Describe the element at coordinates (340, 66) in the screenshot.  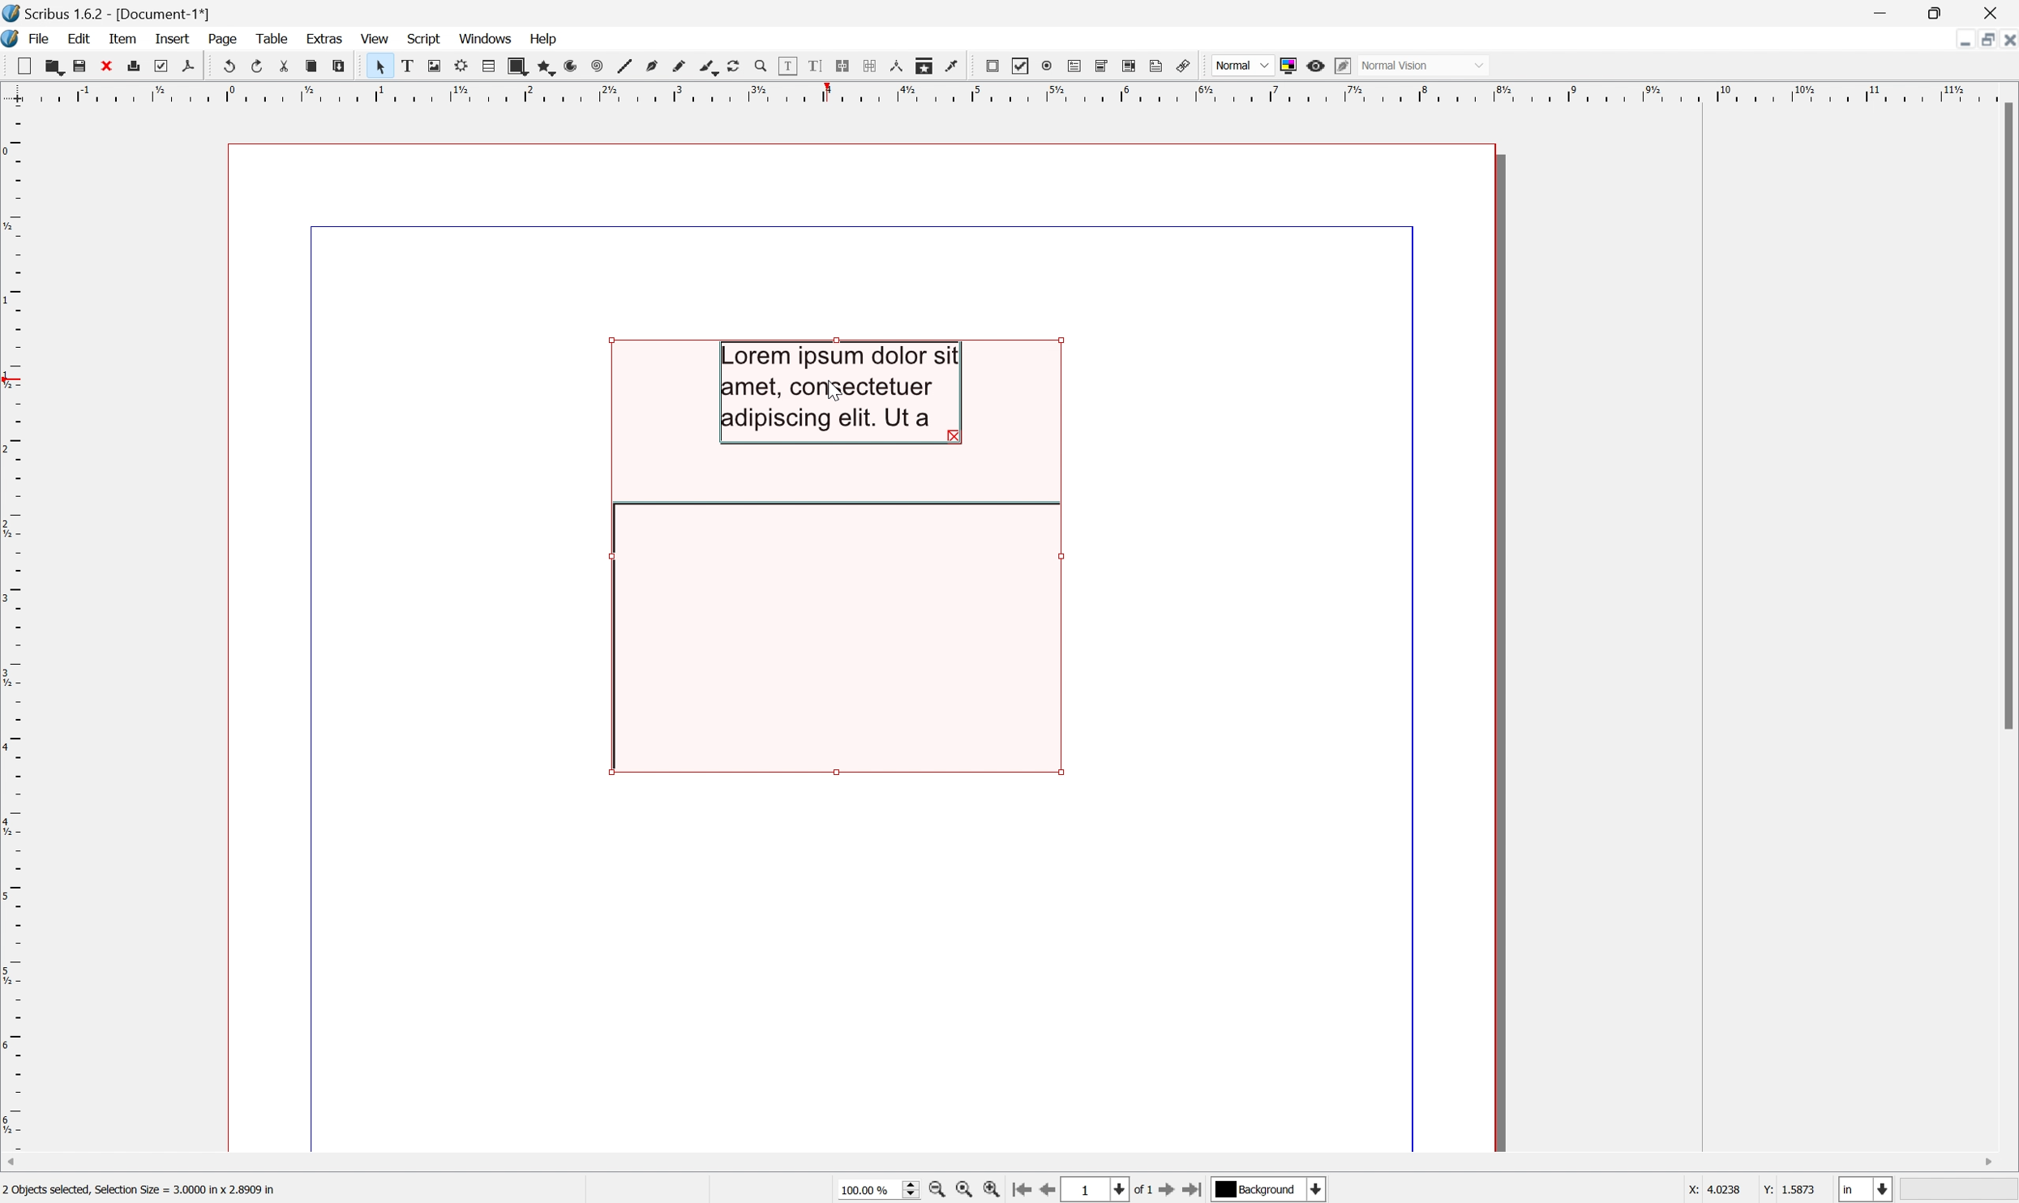
I see `Paste` at that location.